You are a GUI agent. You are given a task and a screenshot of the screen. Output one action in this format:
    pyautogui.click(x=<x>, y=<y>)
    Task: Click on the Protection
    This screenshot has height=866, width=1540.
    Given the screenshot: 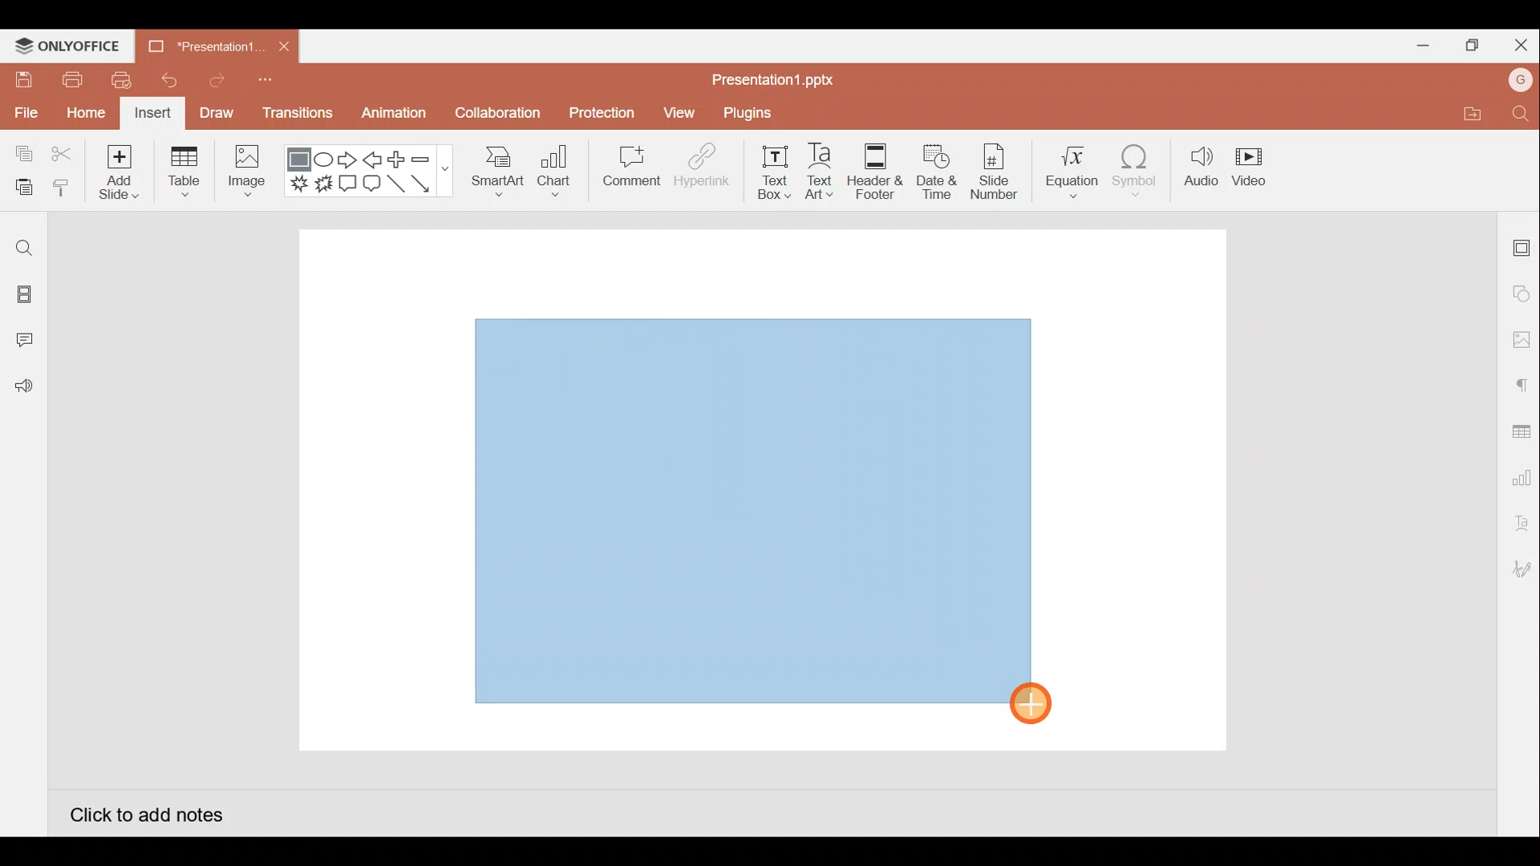 What is the action you would take?
    pyautogui.click(x=598, y=113)
    